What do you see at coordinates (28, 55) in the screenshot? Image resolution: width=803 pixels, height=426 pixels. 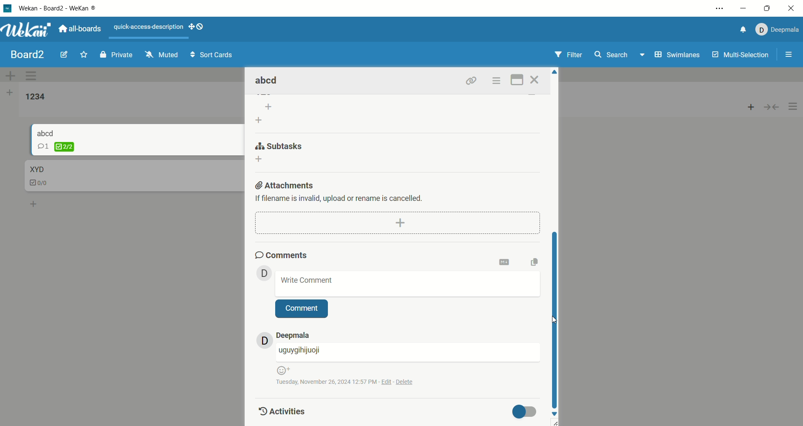 I see `board title` at bounding box center [28, 55].